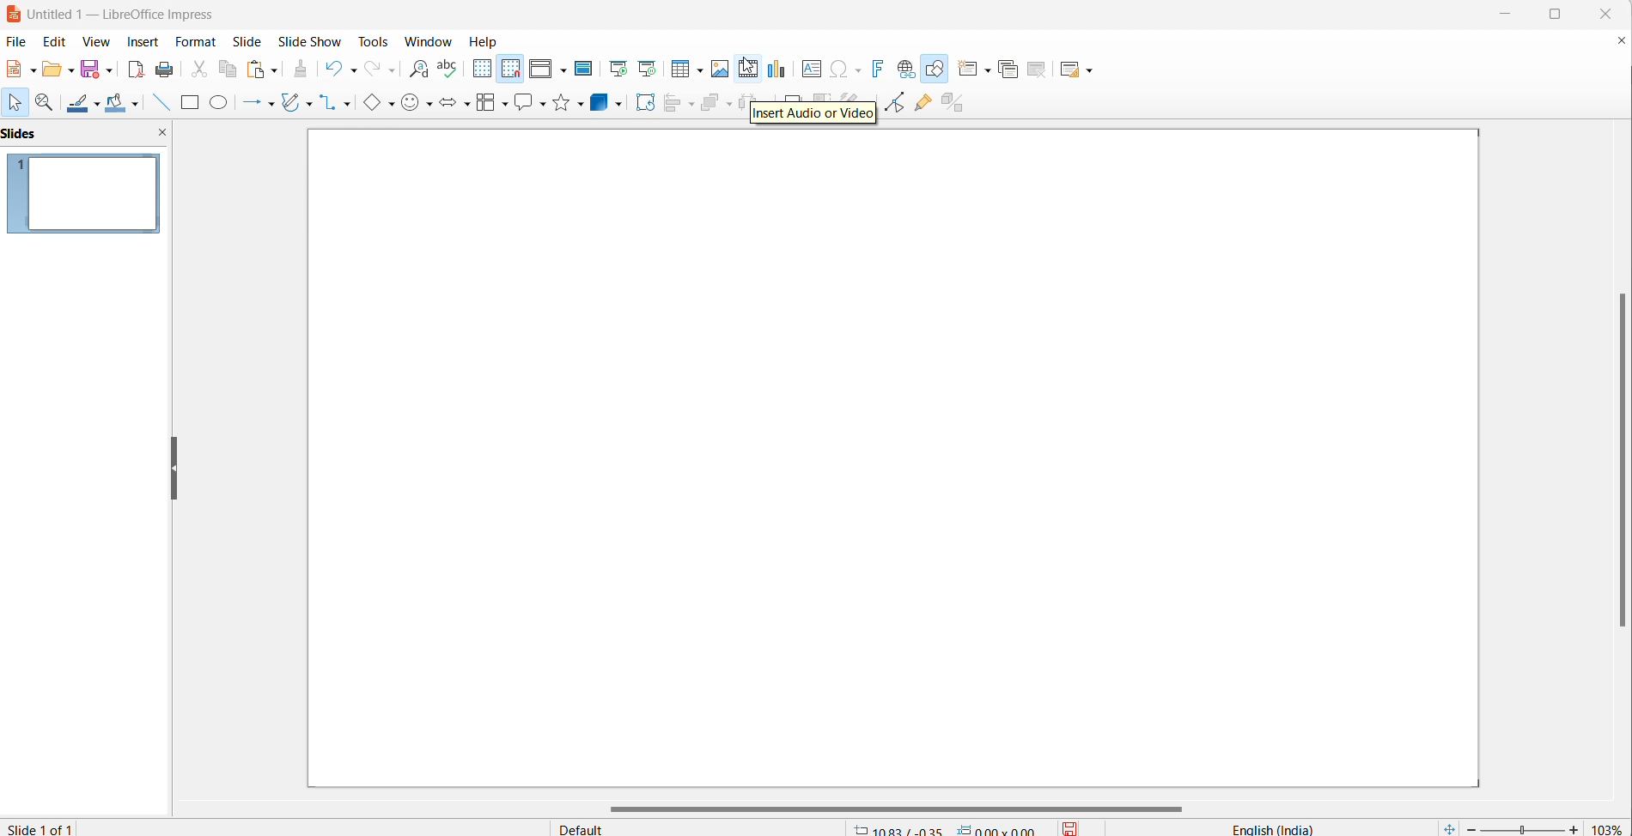  I want to click on duplicate slide, so click(1013, 68).